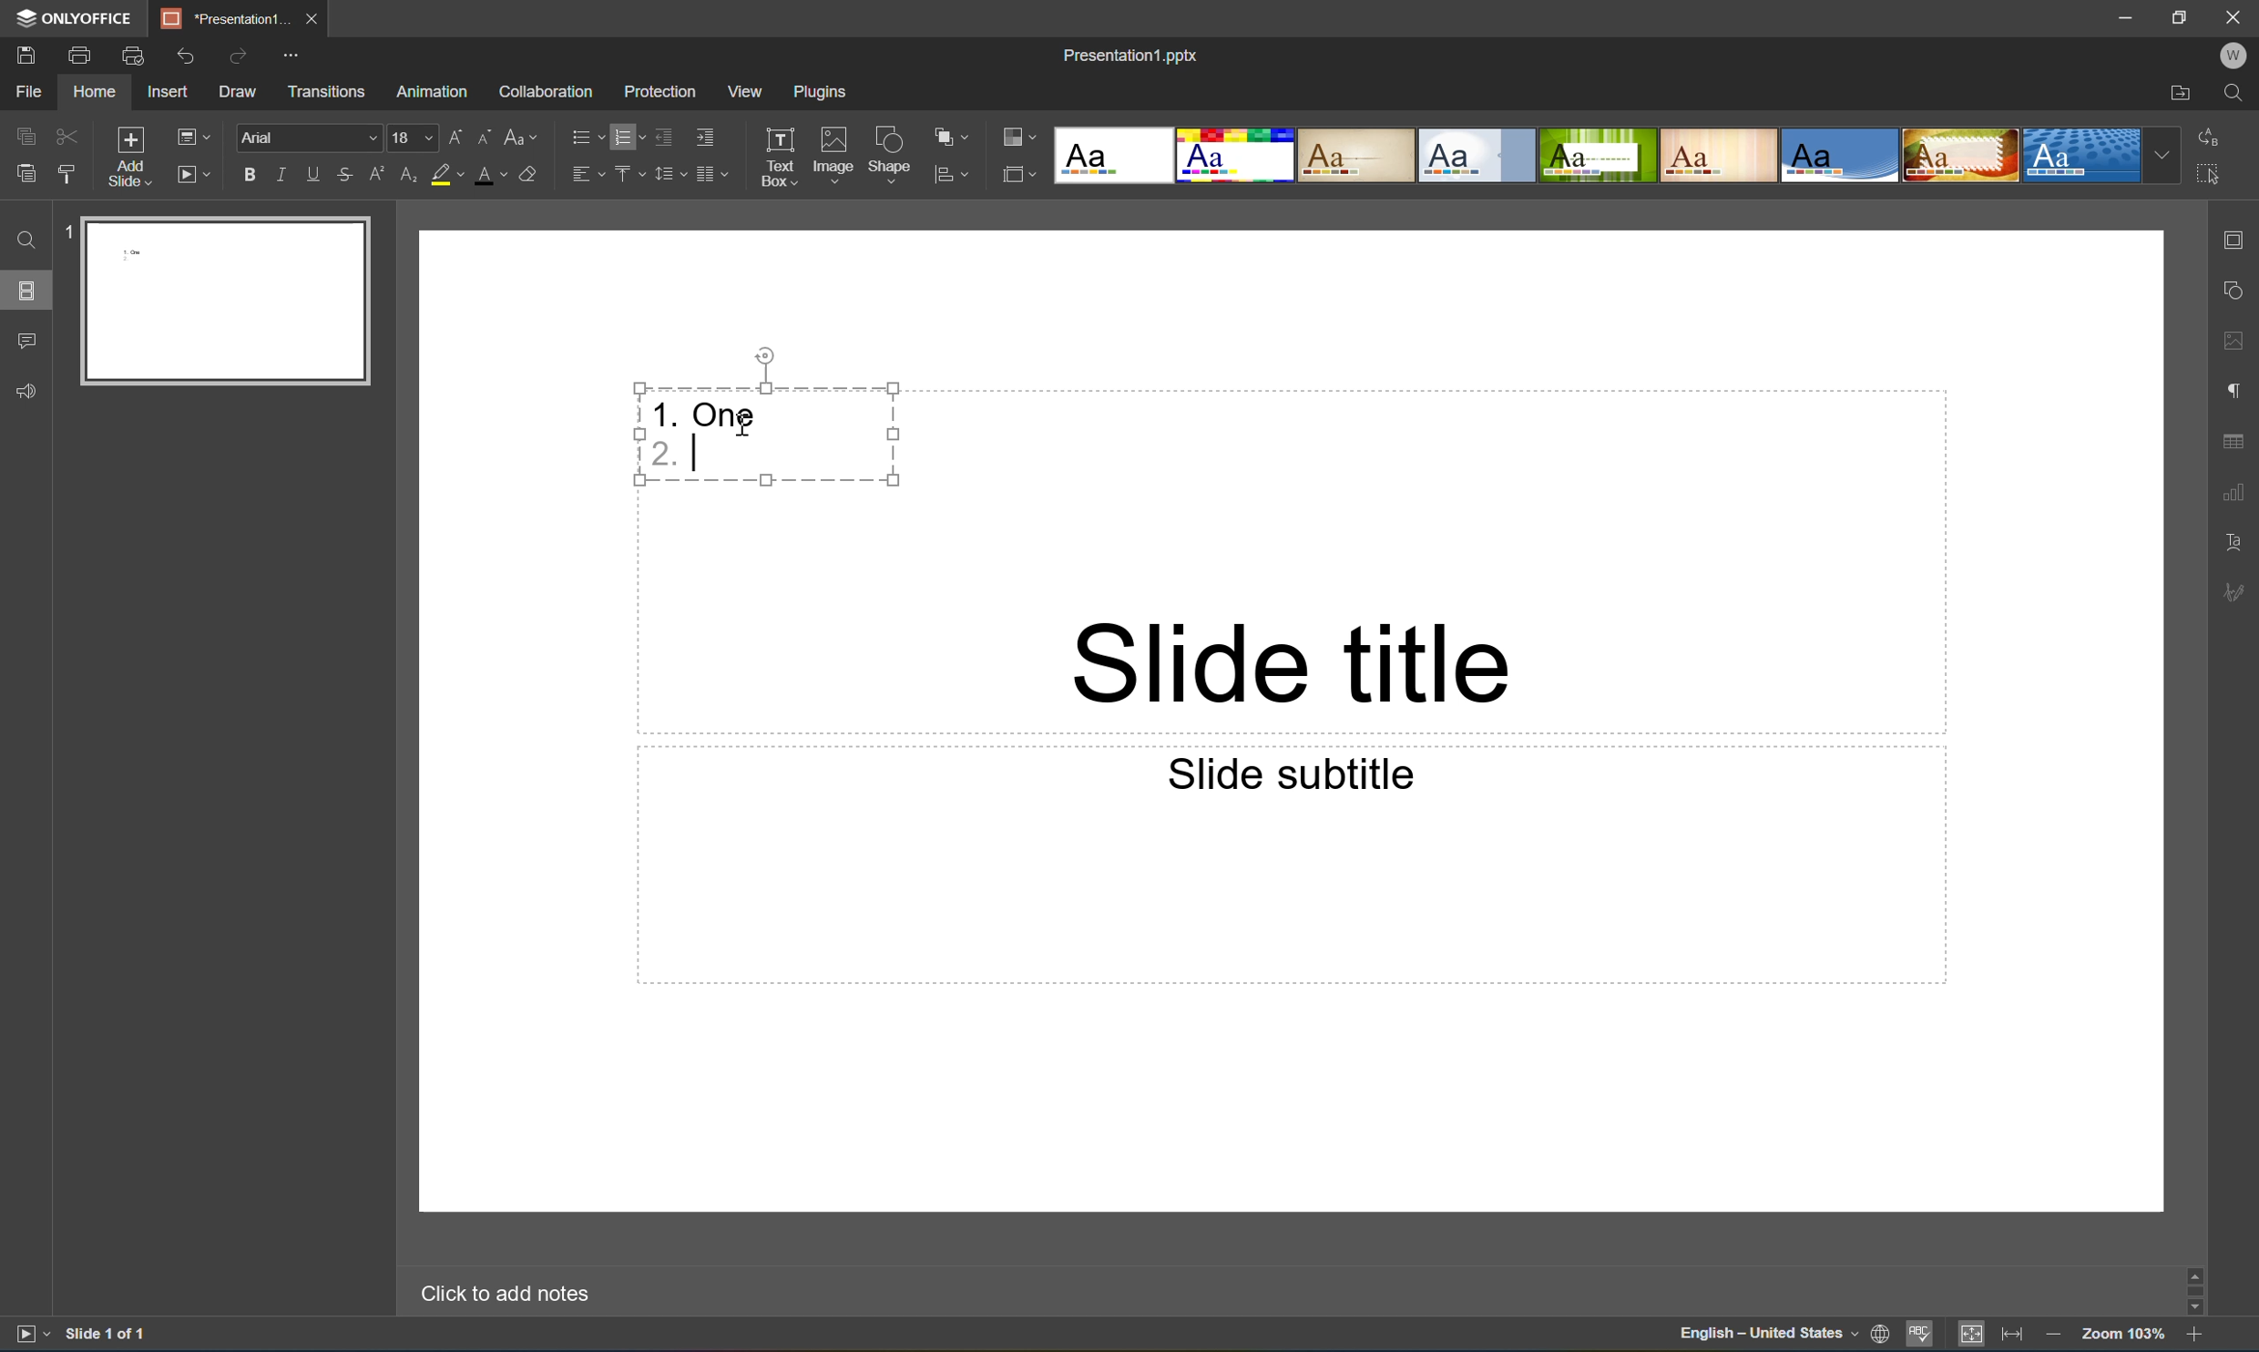  Describe the element at coordinates (705, 138) in the screenshot. I see `Increase indent` at that location.